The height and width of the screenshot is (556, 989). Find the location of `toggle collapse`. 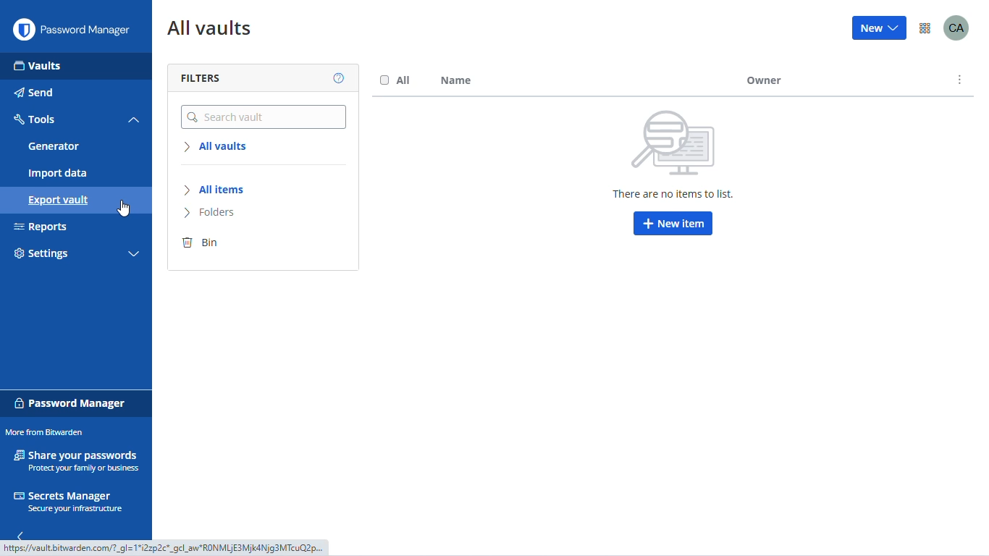

toggle collapse is located at coordinates (134, 255).